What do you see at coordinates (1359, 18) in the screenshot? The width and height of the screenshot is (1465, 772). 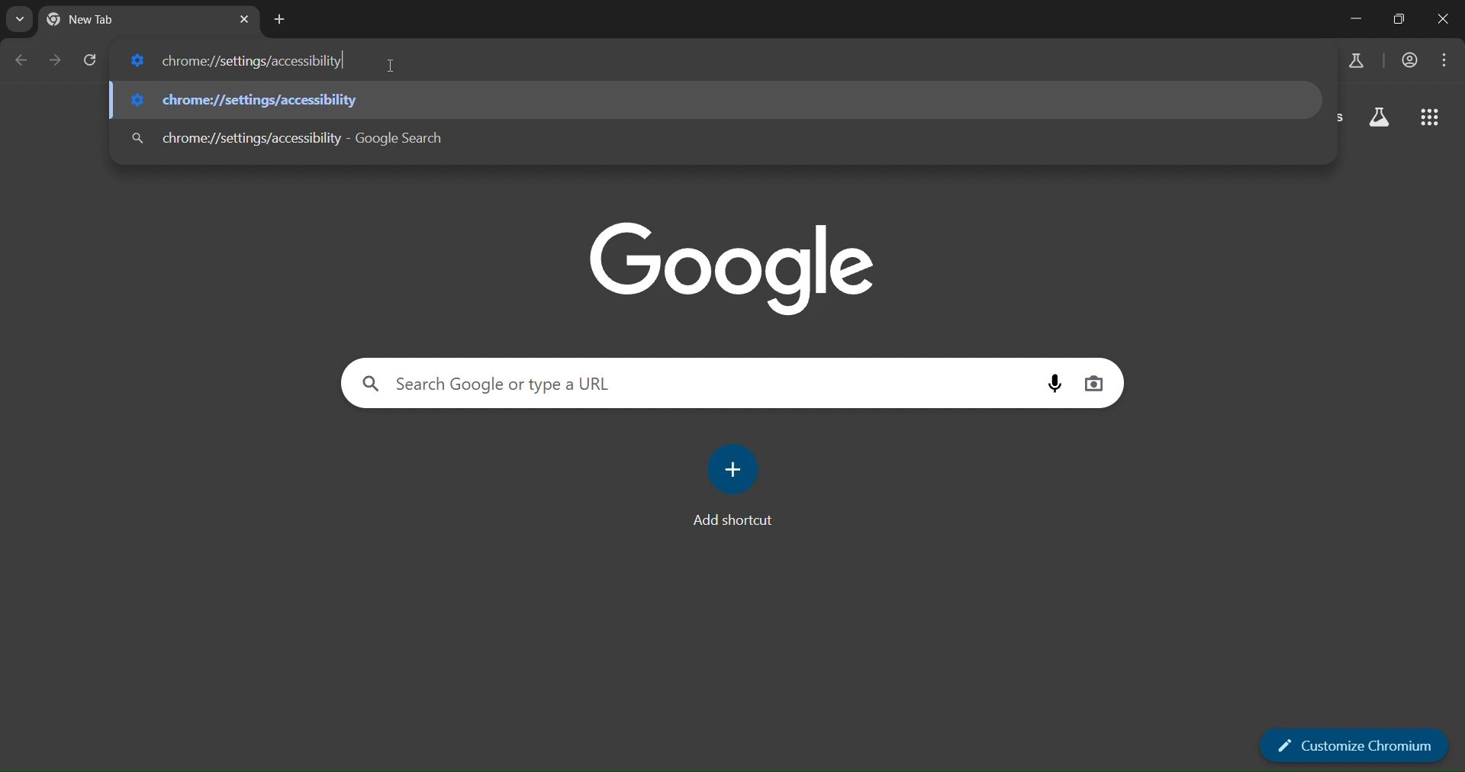 I see `minimize` at bounding box center [1359, 18].